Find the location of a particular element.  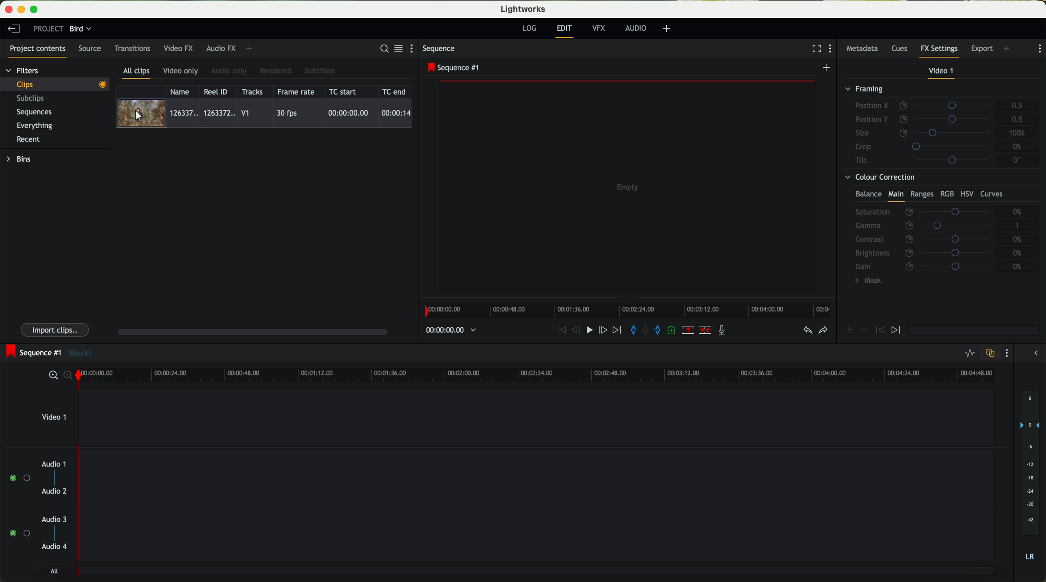

saturation is located at coordinates (927, 212).